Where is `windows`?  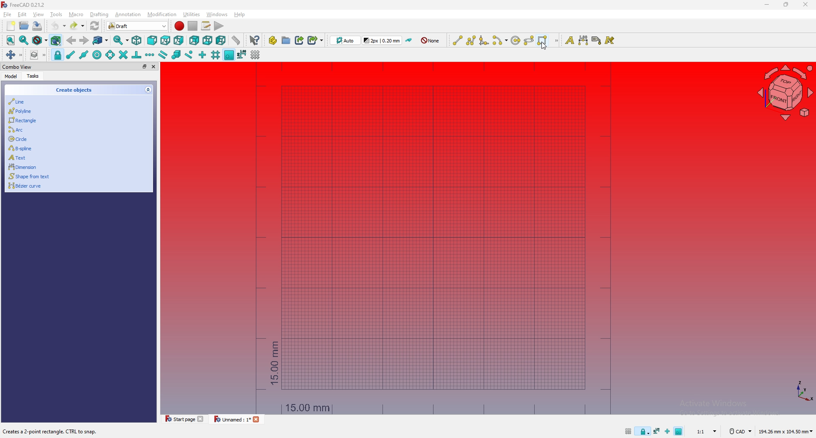 windows is located at coordinates (216, 14).